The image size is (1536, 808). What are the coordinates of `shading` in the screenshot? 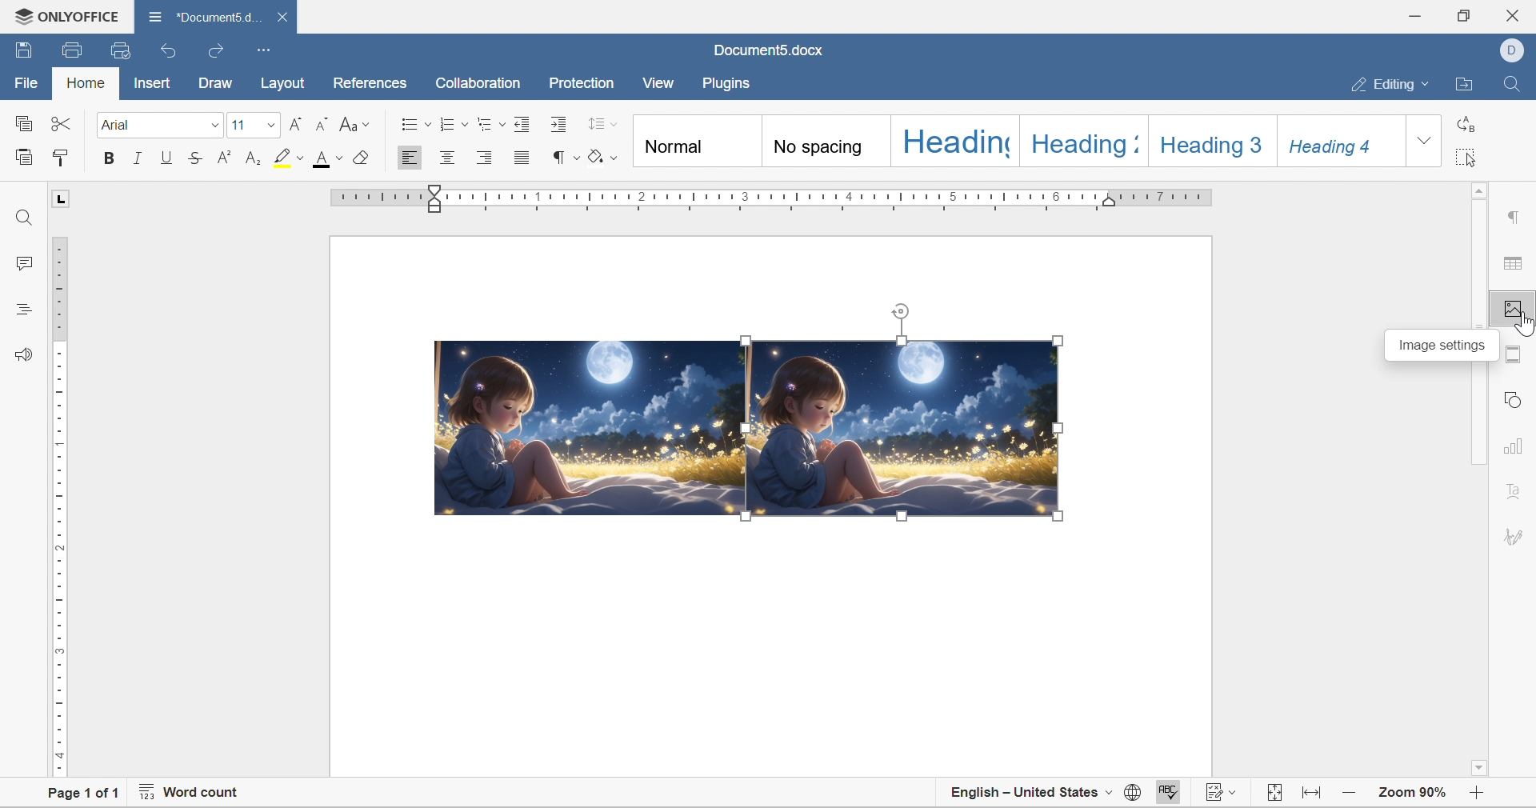 It's located at (603, 154).